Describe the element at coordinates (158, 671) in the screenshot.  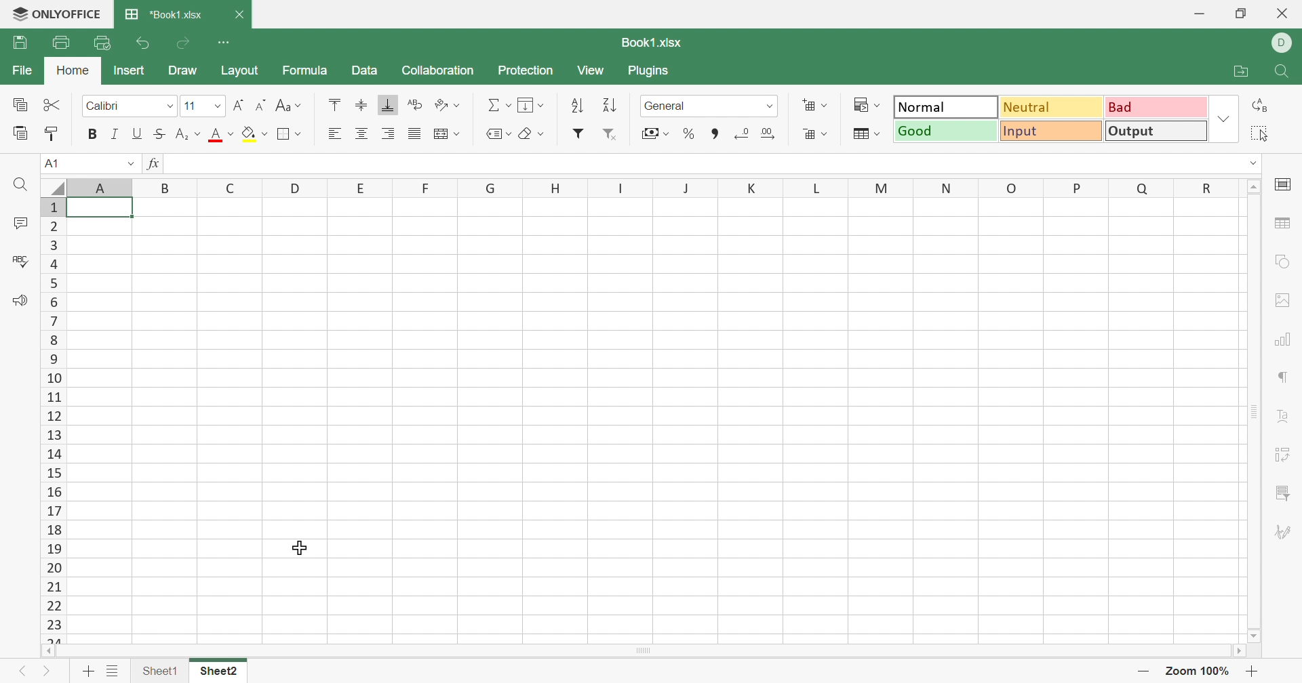
I see `Sheet1` at that location.